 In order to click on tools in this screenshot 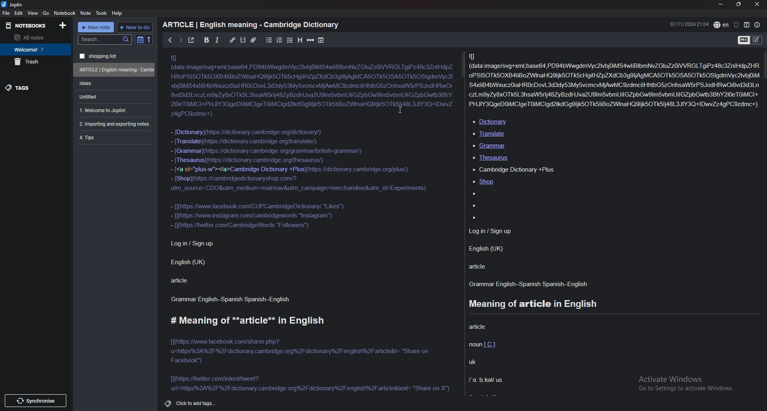, I will do `click(101, 13)`.